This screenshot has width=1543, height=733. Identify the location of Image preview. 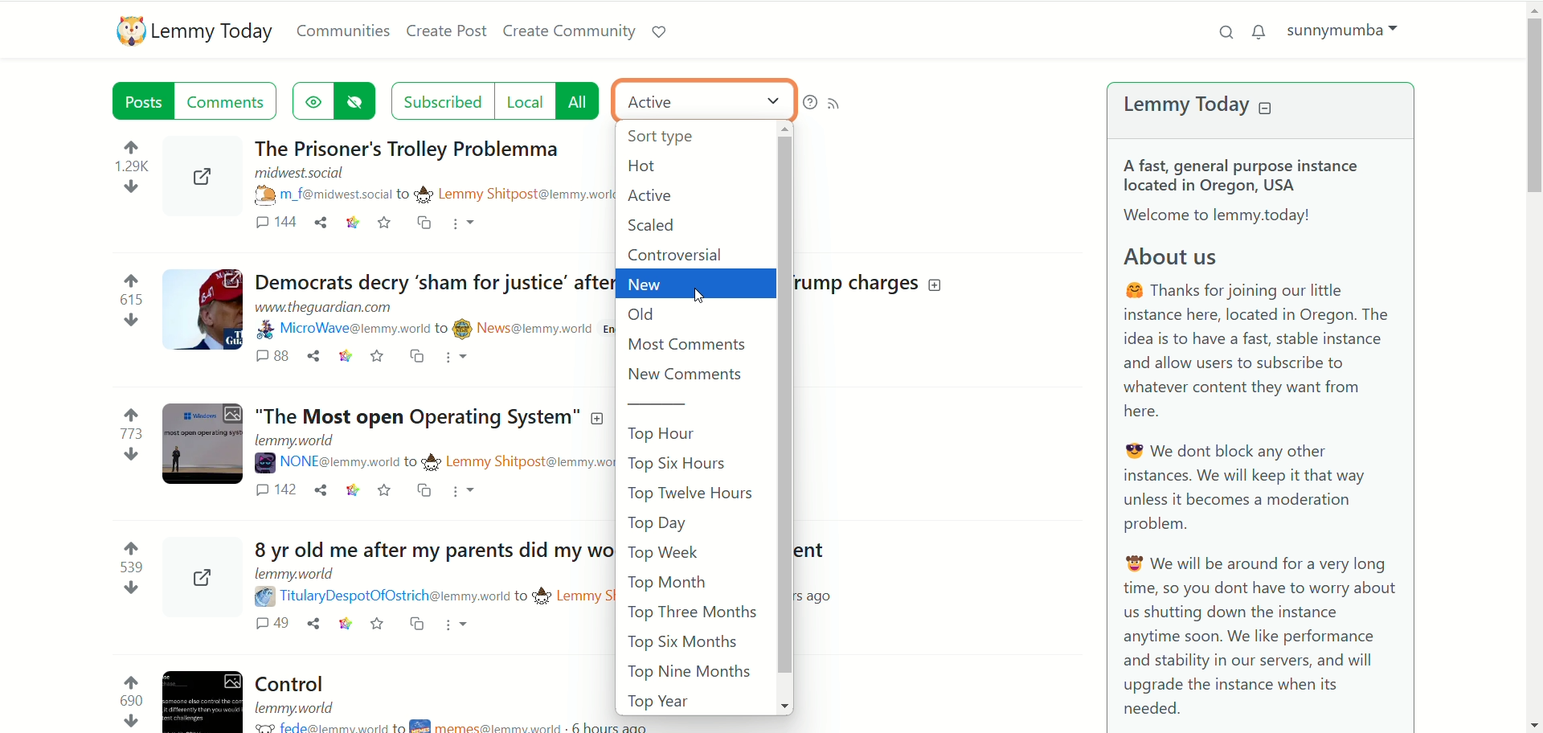
(202, 694).